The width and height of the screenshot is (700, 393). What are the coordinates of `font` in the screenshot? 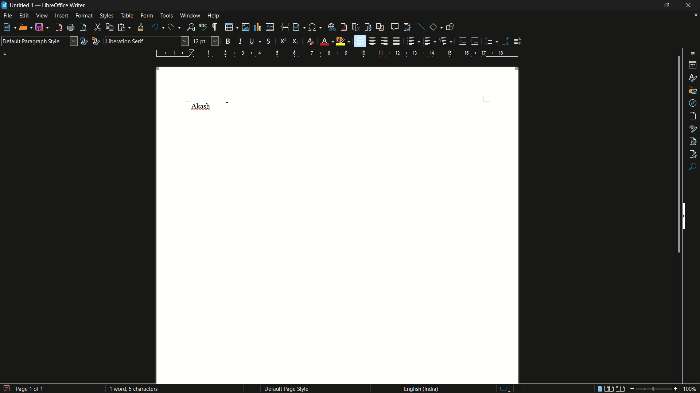 It's located at (202, 107).